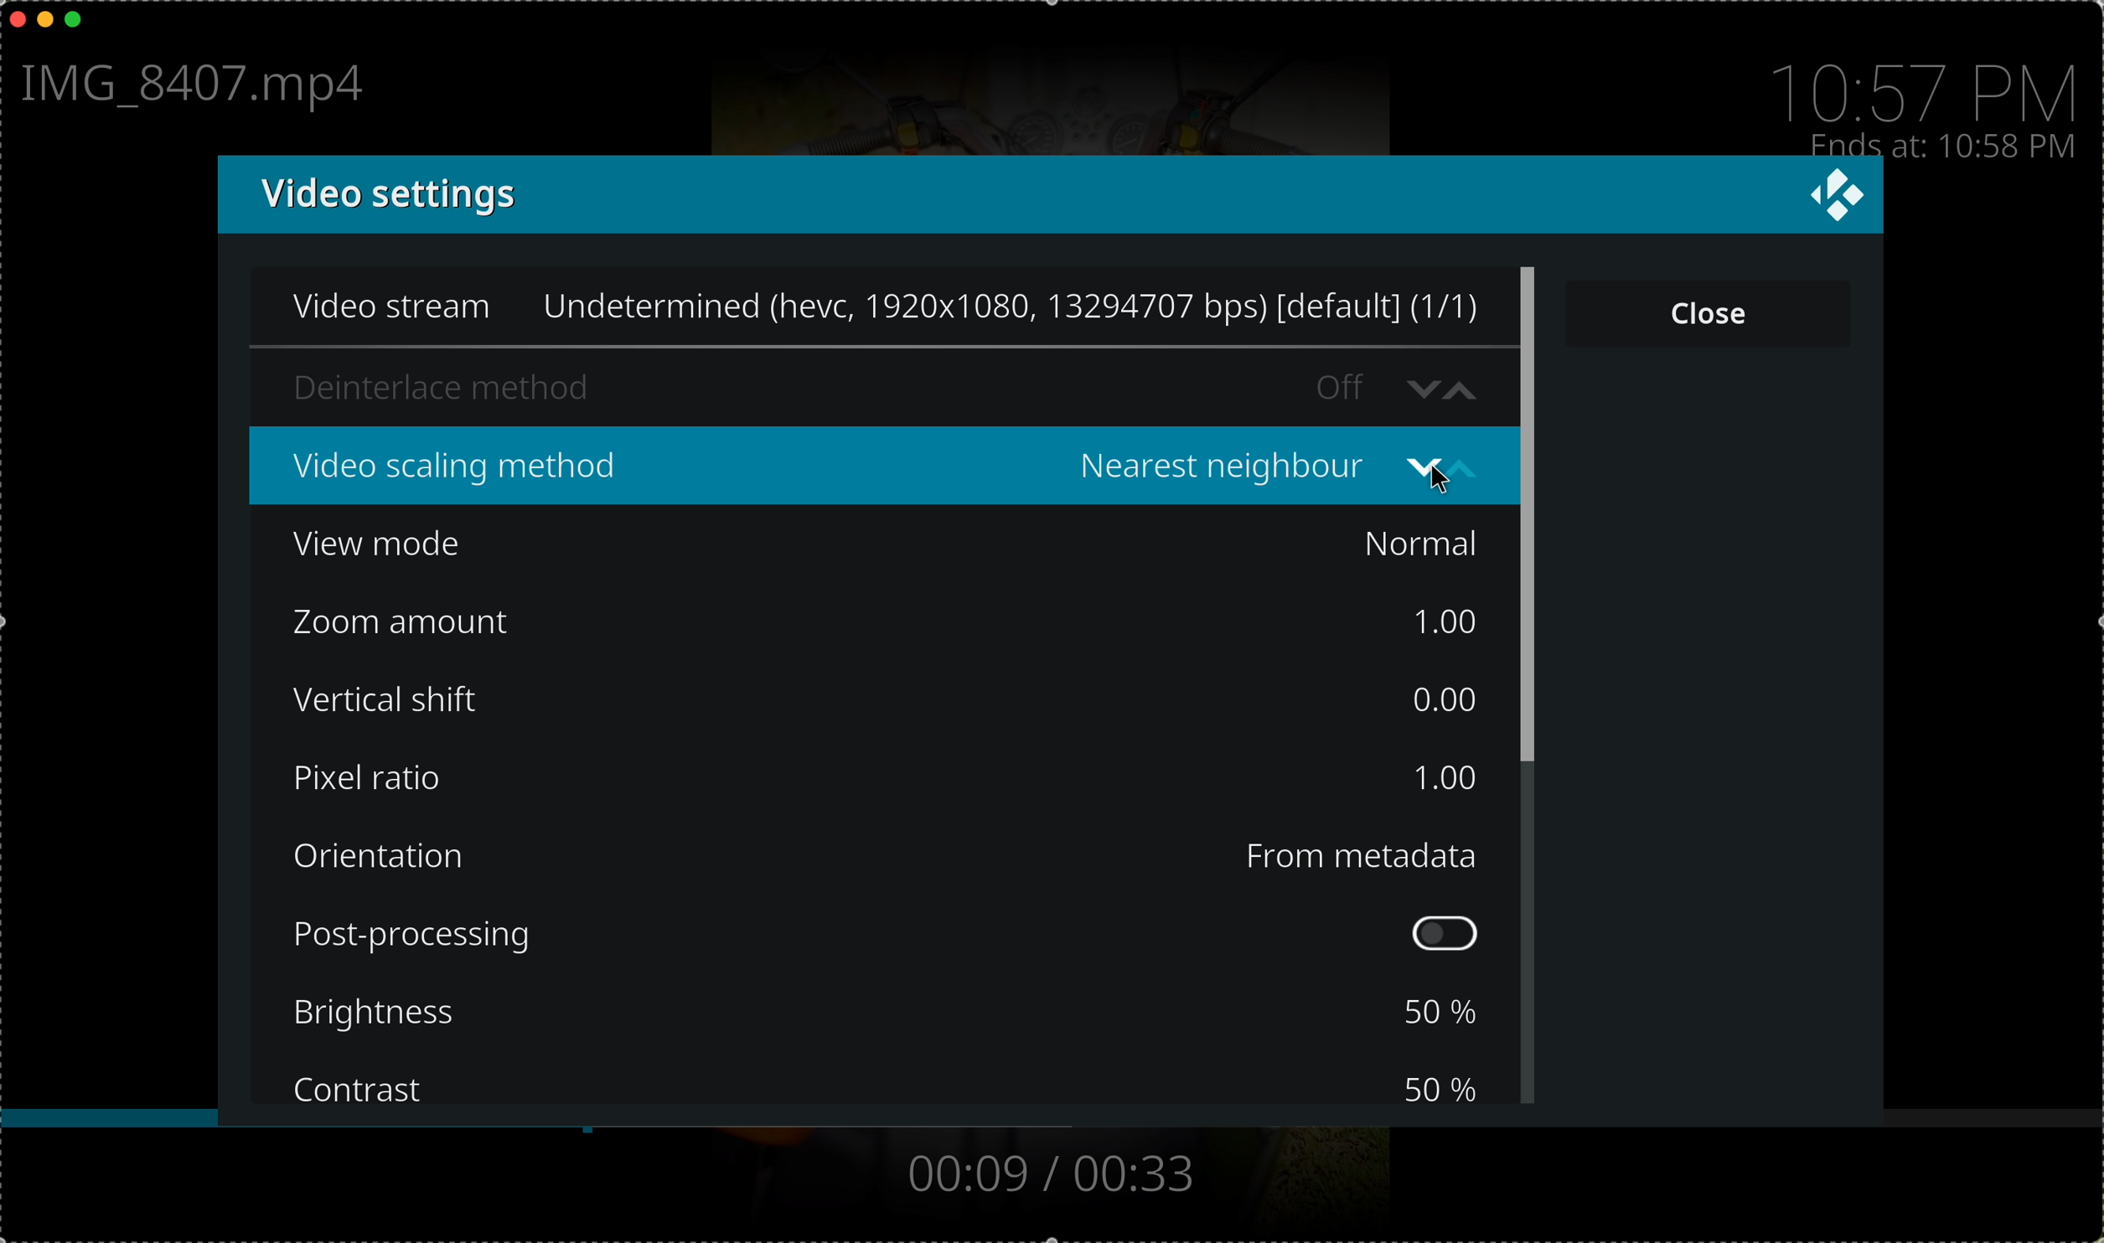 This screenshot has width=2104, height=1243. What do you see at coordinates (887, 695) in the screenshot?
I see `vertical shift 0.00` at bounding box center [887, 695].